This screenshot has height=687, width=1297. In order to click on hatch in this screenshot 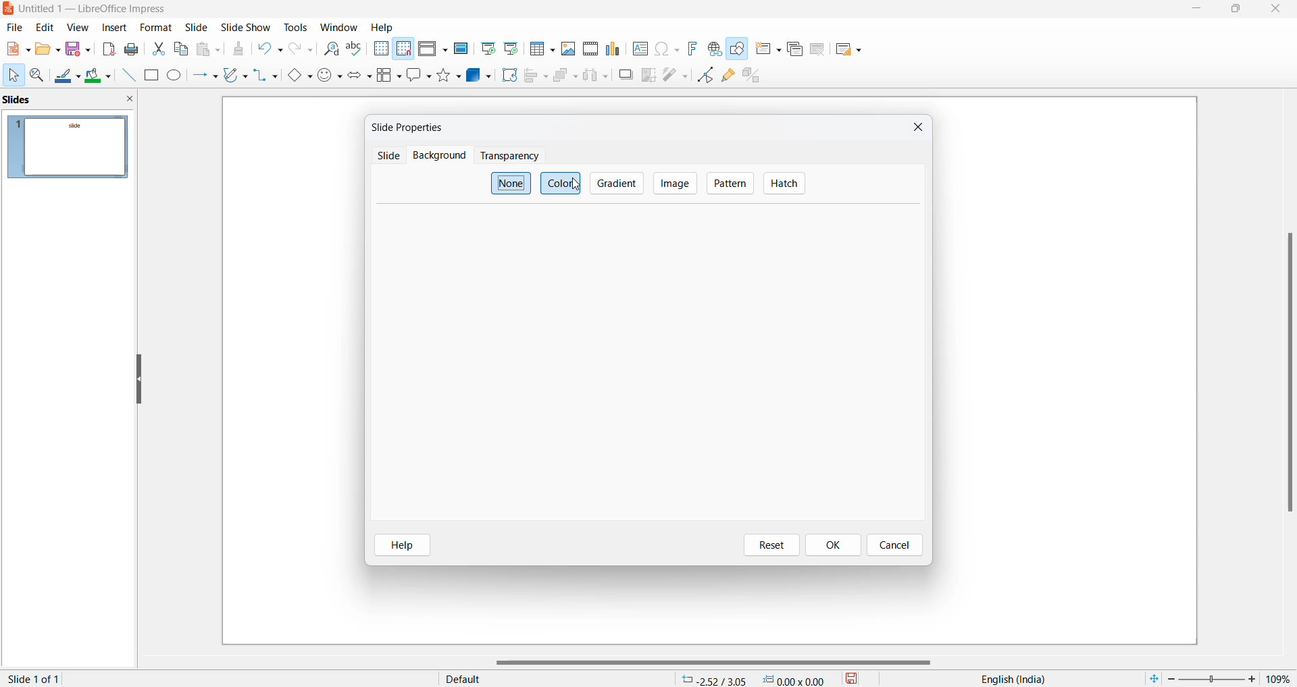, I will do `click(784, 184)`.